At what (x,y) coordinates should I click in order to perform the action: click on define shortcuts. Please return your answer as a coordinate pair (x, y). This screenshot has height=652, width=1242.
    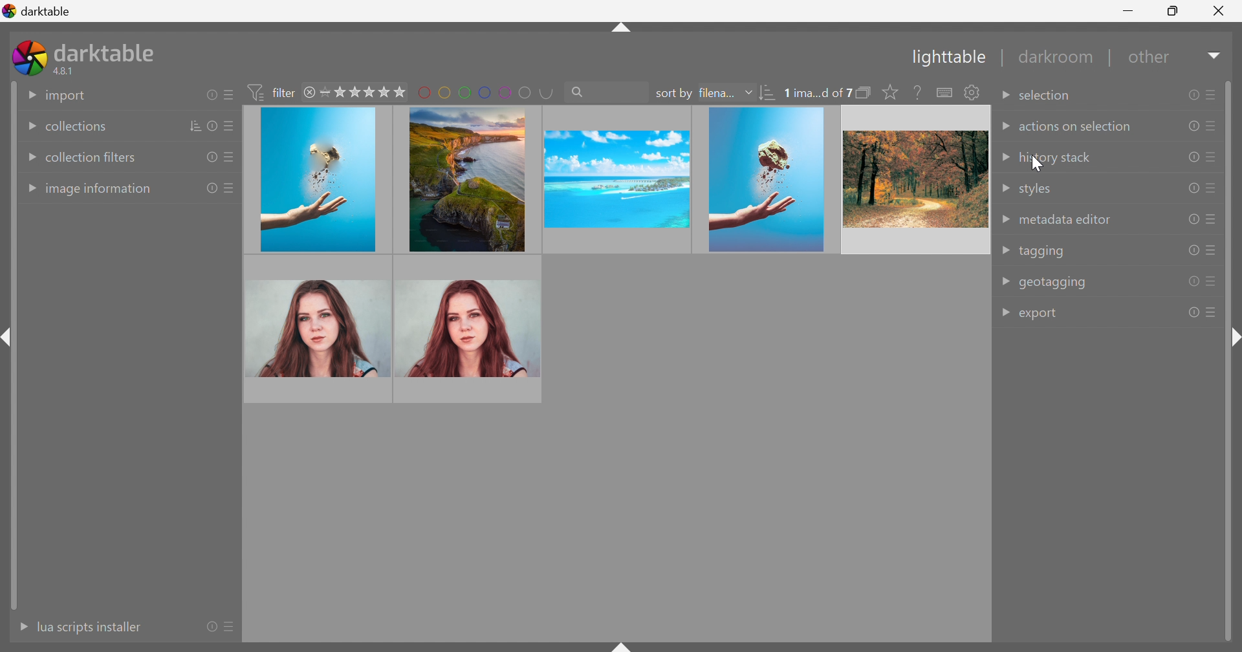
    Looking at the image, I should click on (946, 92).